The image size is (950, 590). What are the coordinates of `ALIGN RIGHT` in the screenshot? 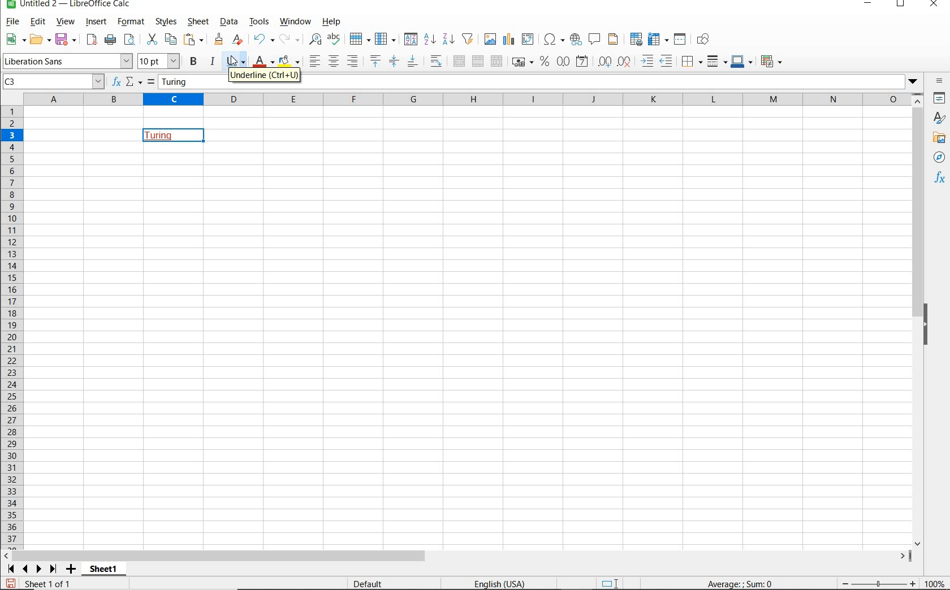 It's located at (352, 62).